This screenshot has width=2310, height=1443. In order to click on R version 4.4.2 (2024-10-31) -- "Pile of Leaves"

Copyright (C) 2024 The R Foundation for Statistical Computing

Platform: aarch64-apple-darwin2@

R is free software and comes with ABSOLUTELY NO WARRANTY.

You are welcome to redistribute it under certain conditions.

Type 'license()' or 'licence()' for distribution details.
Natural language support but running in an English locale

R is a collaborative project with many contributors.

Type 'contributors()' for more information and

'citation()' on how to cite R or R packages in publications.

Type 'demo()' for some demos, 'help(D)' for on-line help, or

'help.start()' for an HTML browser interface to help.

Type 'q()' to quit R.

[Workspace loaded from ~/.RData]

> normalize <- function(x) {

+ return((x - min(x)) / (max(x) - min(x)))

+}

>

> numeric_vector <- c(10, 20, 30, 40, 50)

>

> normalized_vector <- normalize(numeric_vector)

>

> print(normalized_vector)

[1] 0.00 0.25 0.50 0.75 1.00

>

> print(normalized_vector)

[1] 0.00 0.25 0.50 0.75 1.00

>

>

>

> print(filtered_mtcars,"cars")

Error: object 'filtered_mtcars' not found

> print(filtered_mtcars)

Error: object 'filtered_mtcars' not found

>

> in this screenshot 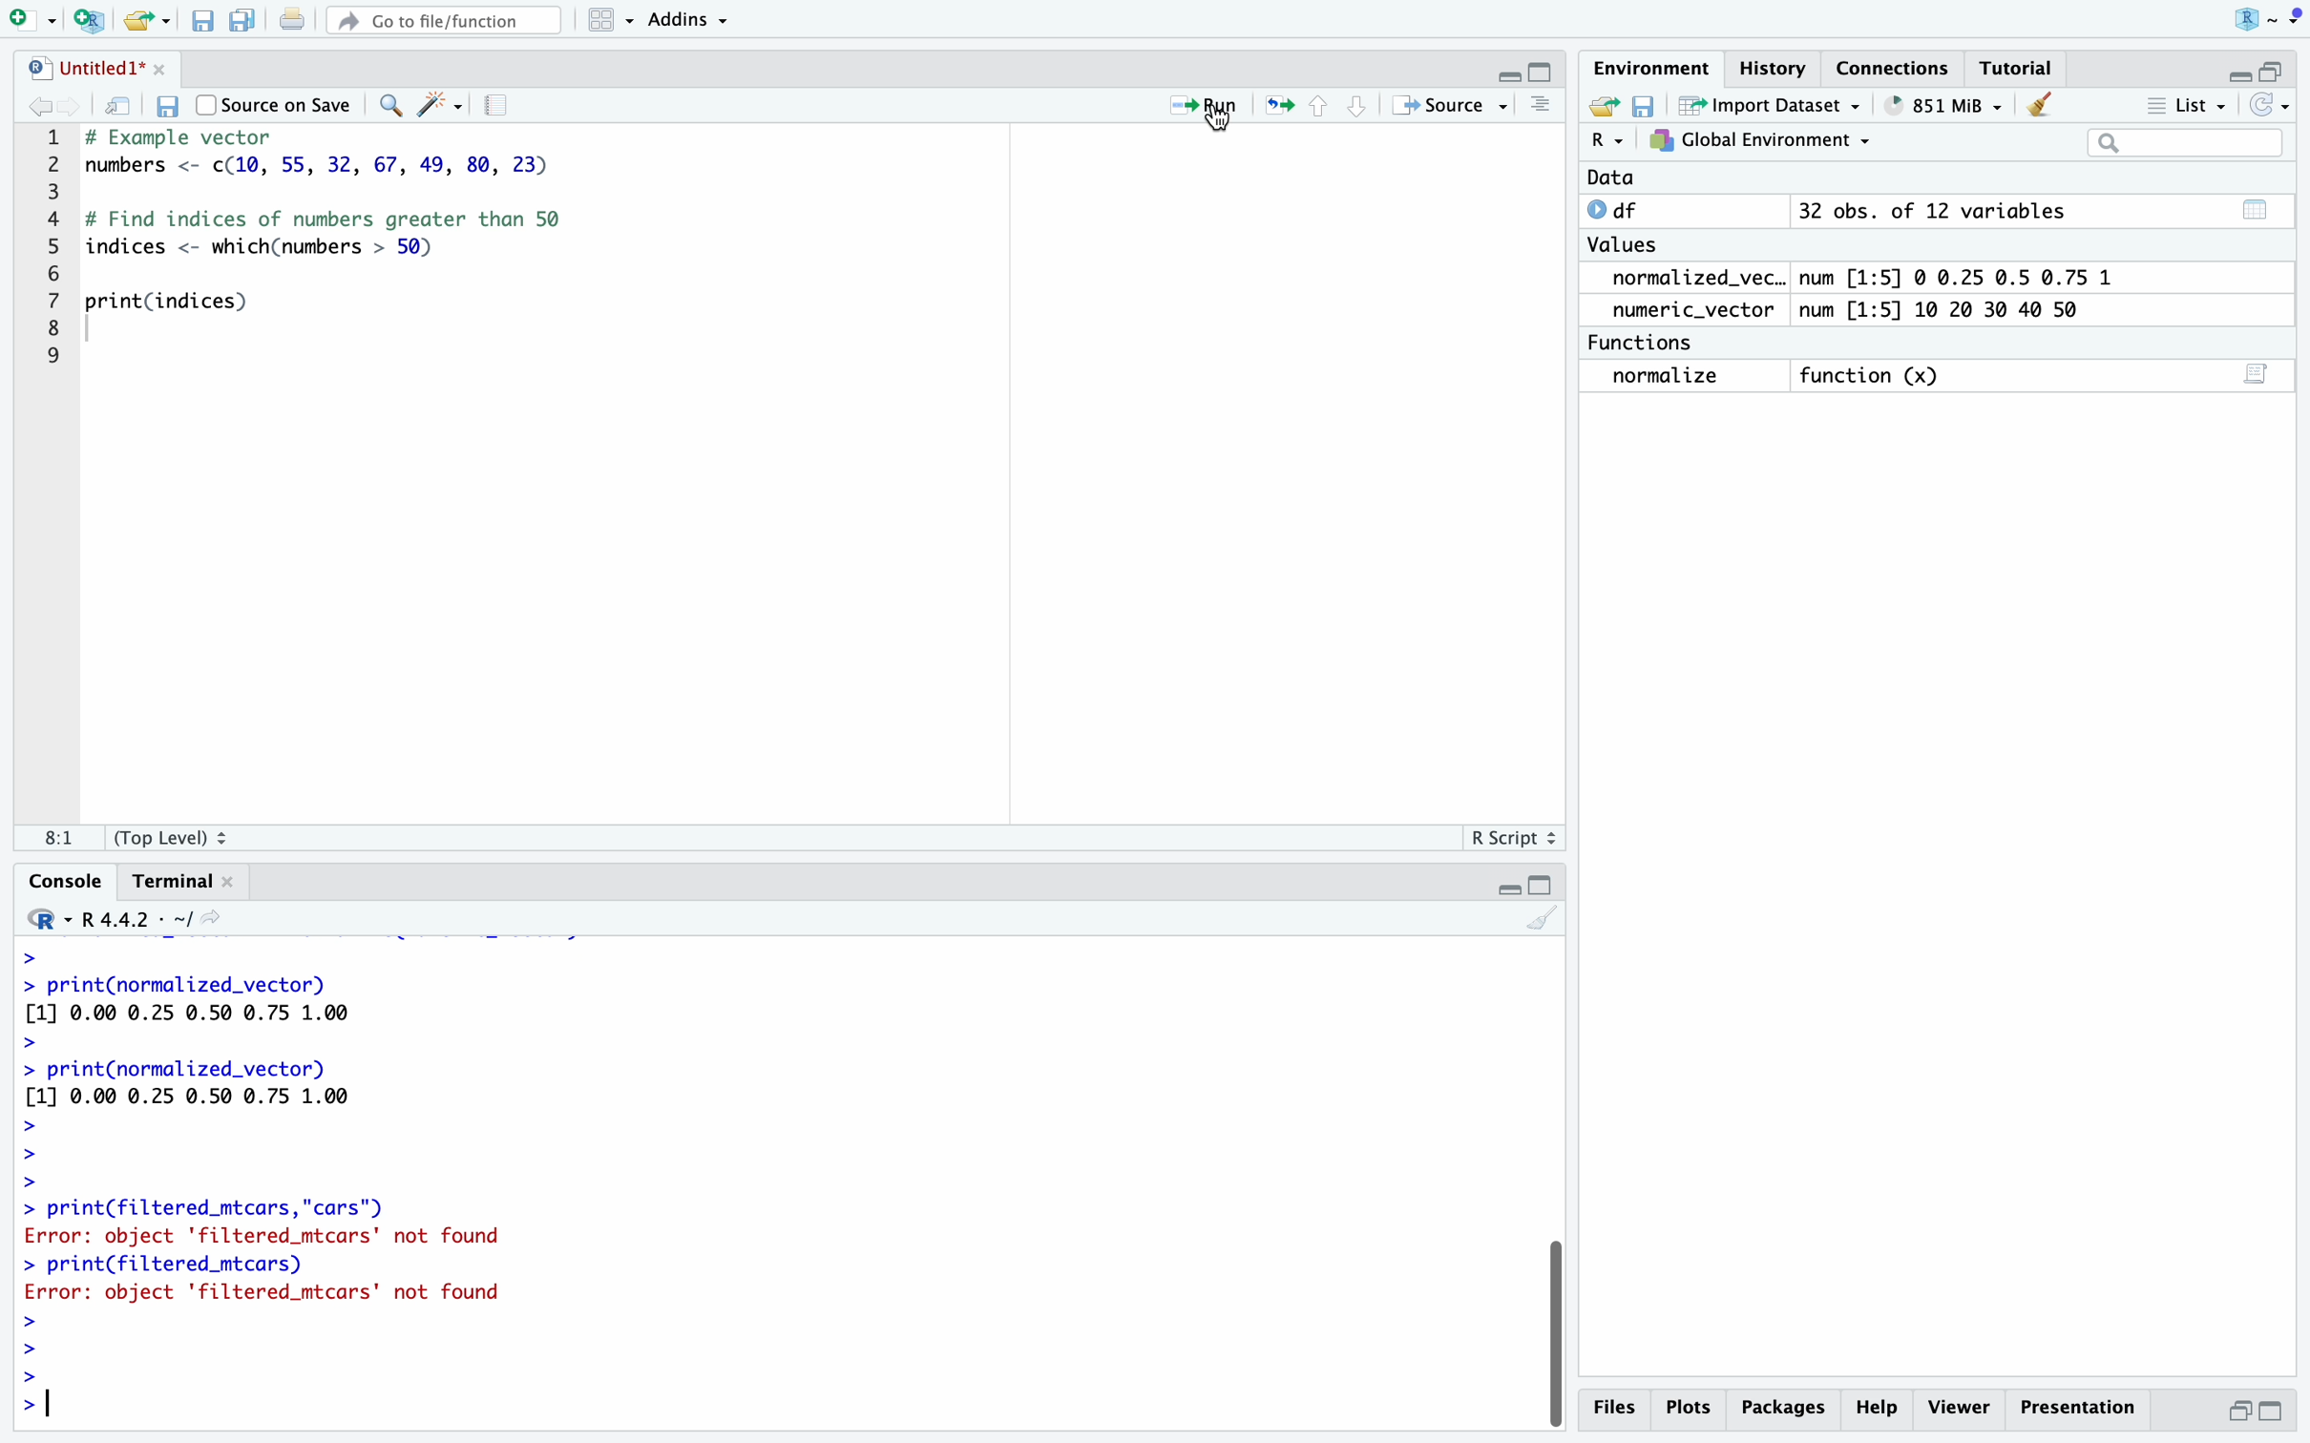, I will do `click(262, 1180)`.